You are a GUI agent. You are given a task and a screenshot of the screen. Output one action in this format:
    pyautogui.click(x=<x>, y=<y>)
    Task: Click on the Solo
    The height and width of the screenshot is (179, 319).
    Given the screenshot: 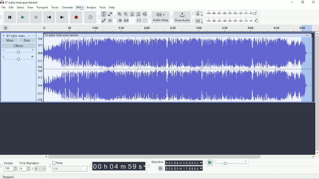 What is the action you would take?
    pyautogui.click(x=27, y=41)
    